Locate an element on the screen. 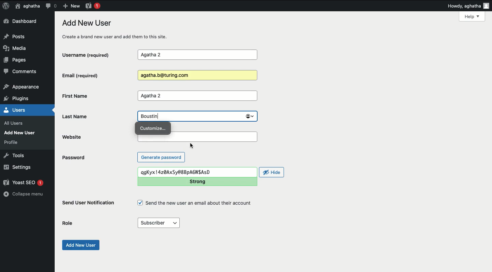 Image resolution: width=492 pixels, height=272 pixels. Username (required) is located at coordinates (92, 54).